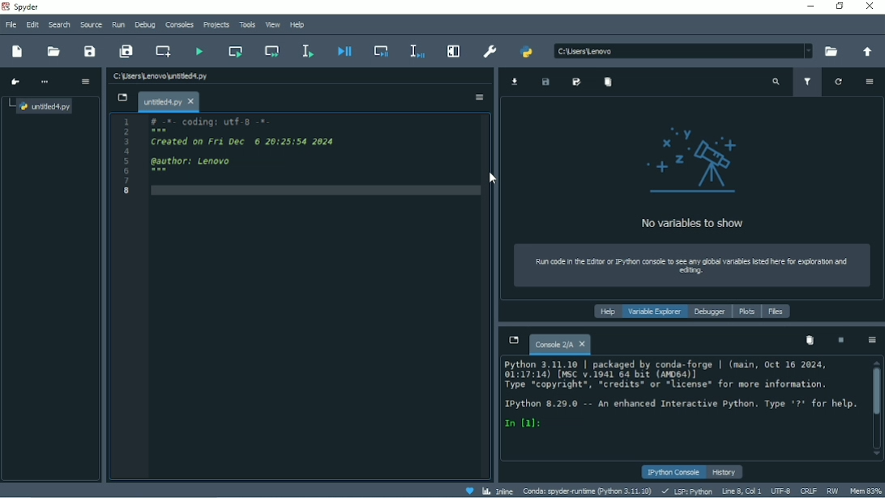 This screenshot has height=498, width=885. Describe the element at coordinates (606, 311) in the screenshot. I see `Help` at that location.